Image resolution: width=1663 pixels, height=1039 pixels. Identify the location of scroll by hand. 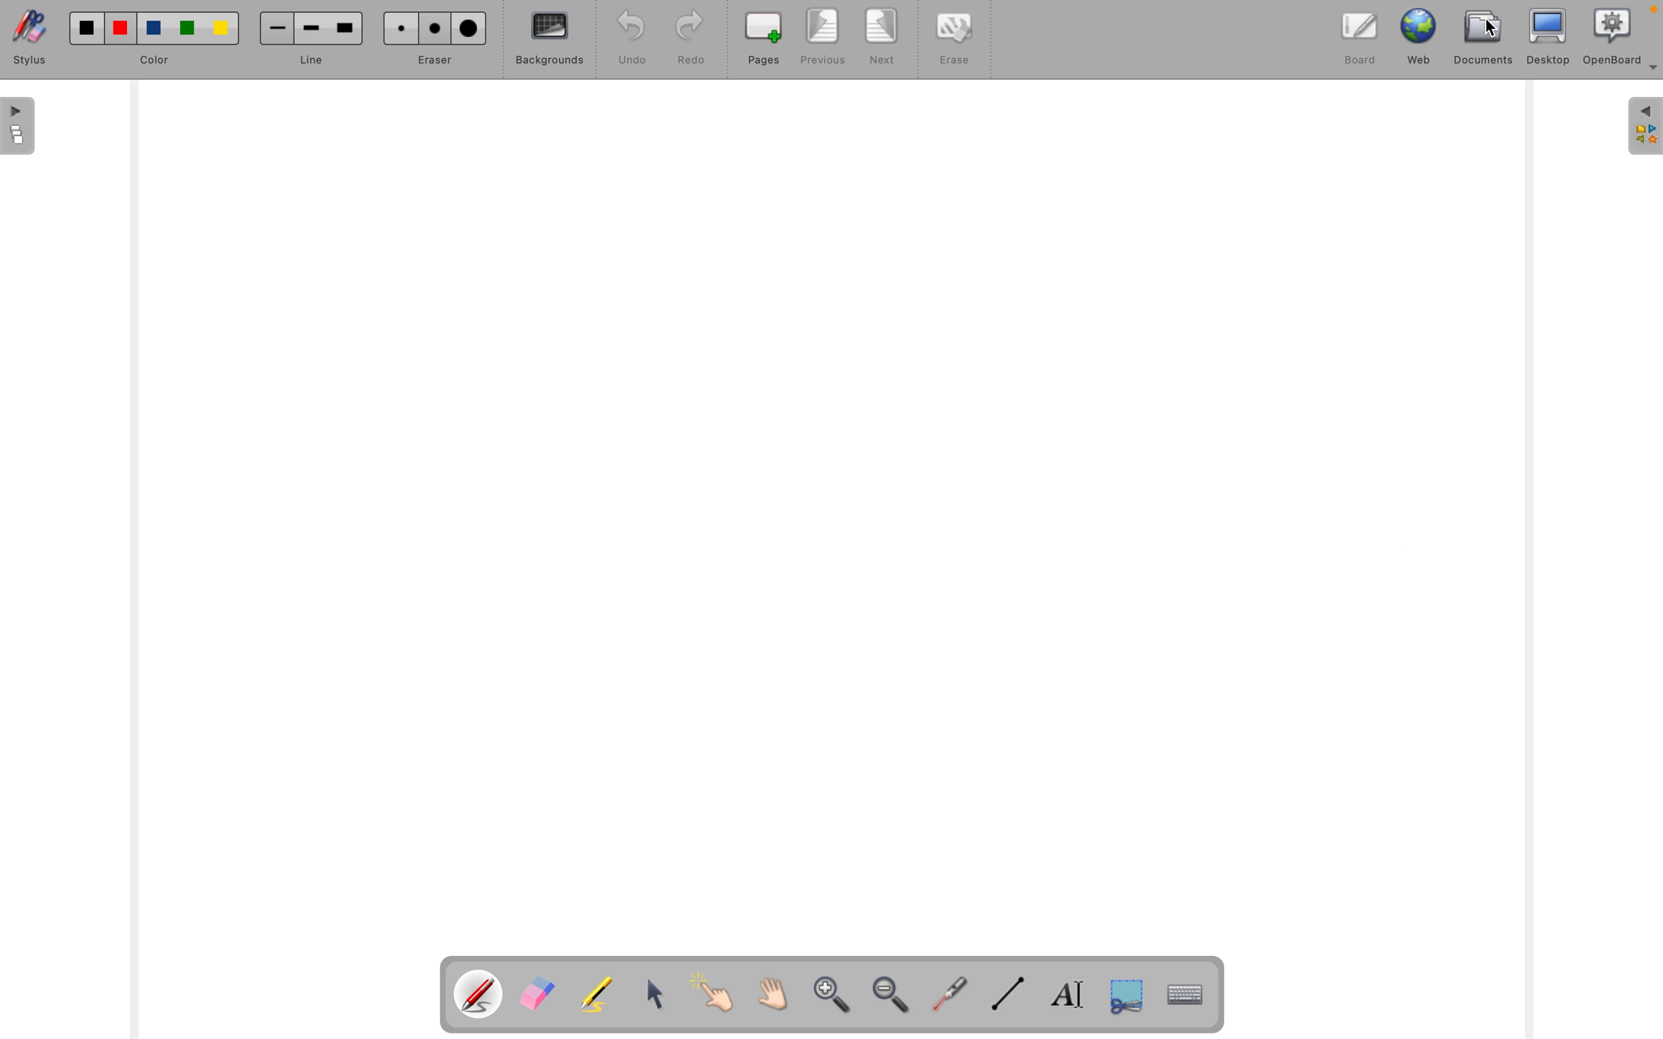
(781, 995).